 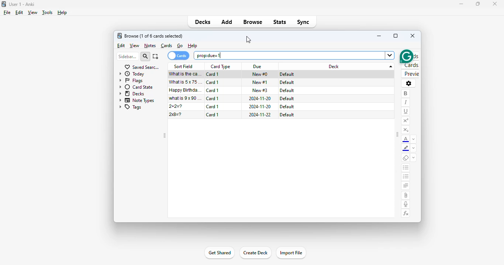 What do you see at coordinates (227, 22) in the screenshot?
I see `add` at bounding box center [227, 22].